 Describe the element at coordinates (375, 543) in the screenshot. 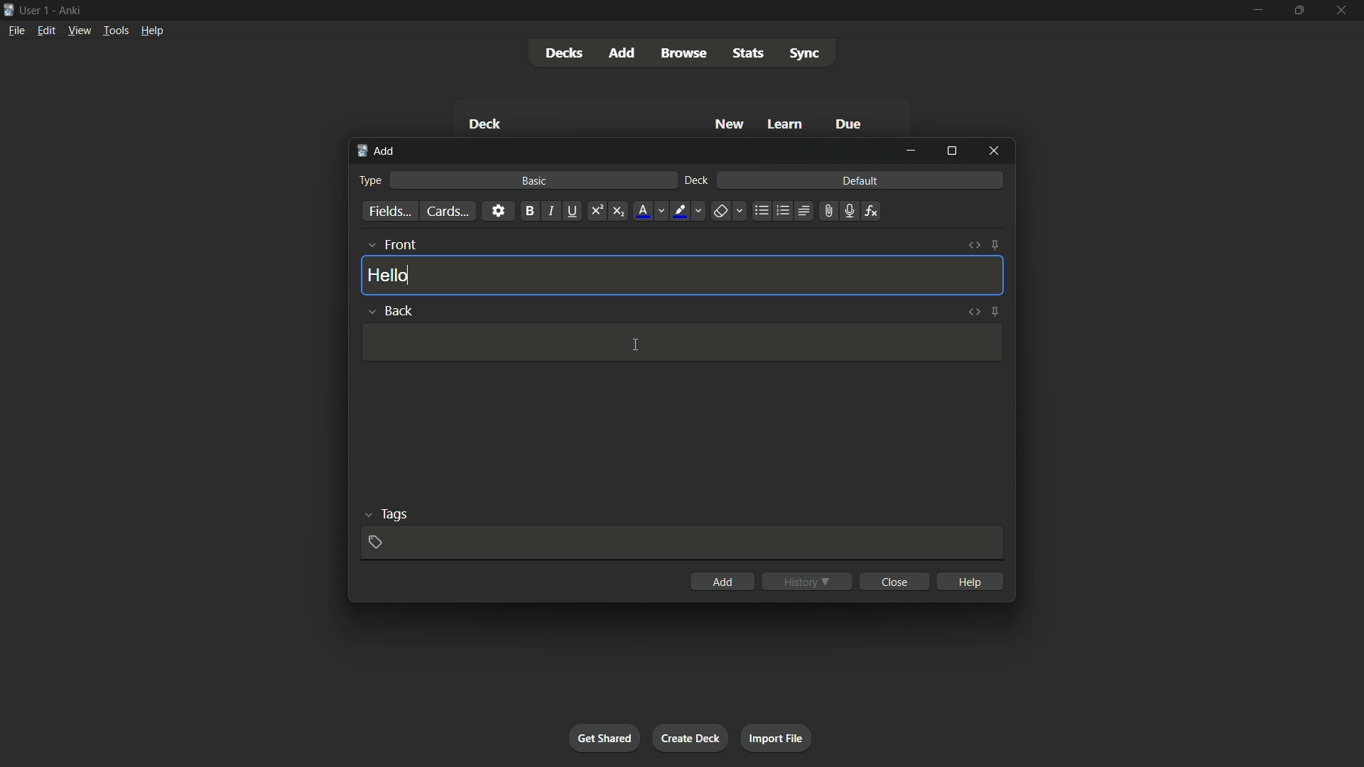

I see `add tag` at that location.